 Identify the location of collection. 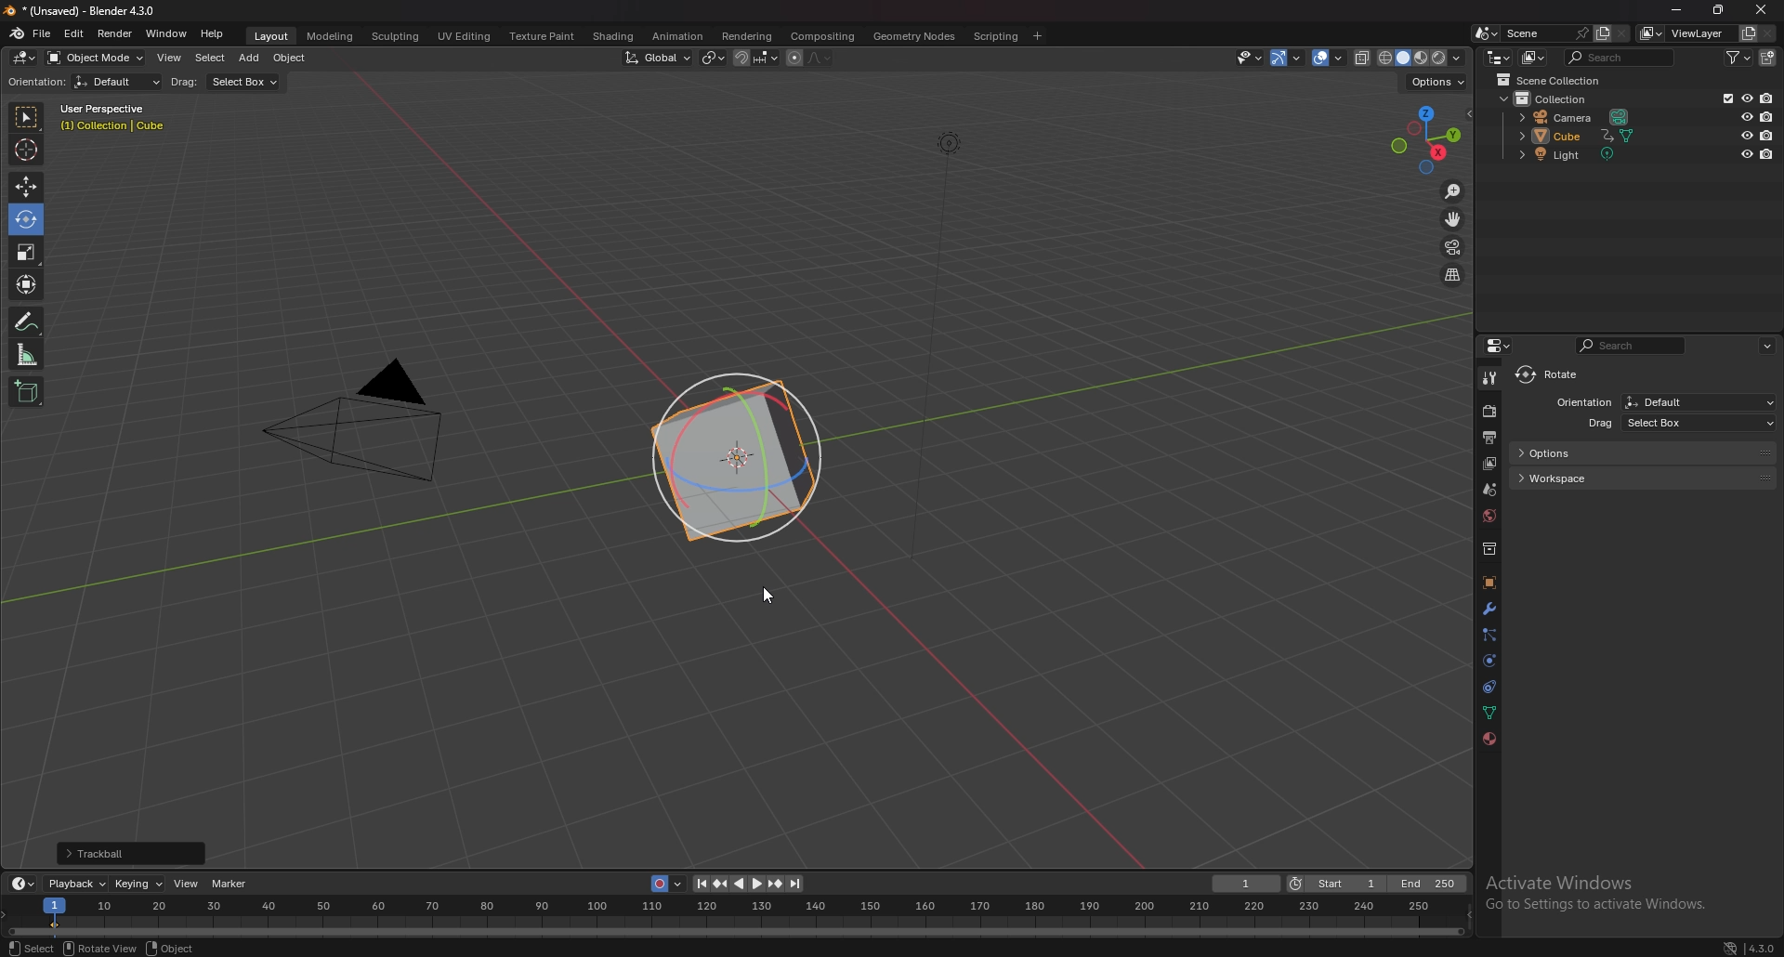
(1553, 98).